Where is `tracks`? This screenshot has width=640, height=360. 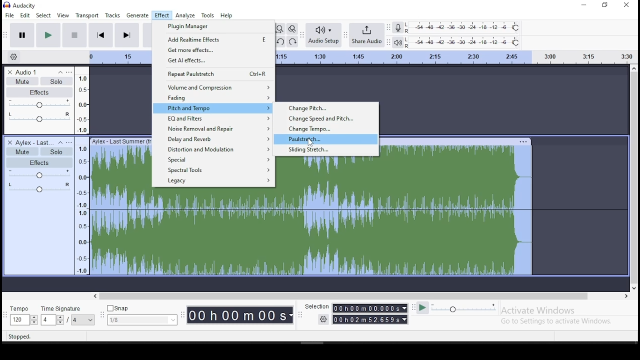
tracks is located at coordinates (112, 15).